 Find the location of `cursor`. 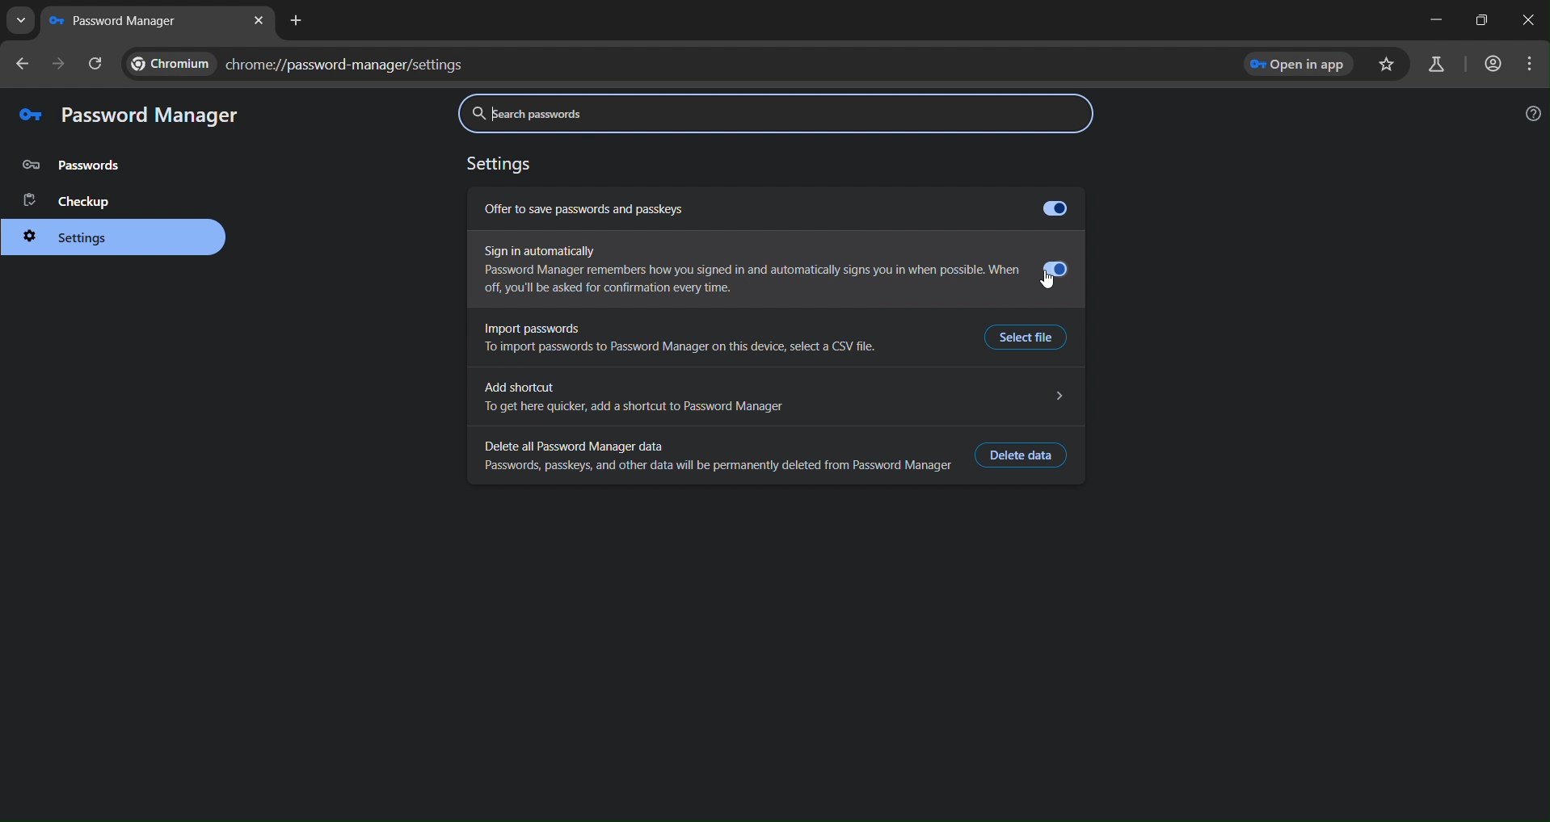

cursor is located at coordinates (1047, 281).